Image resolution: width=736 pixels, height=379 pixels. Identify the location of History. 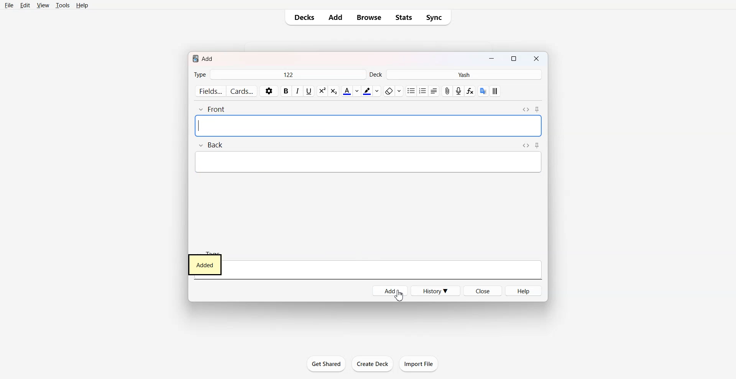
(435, 290).